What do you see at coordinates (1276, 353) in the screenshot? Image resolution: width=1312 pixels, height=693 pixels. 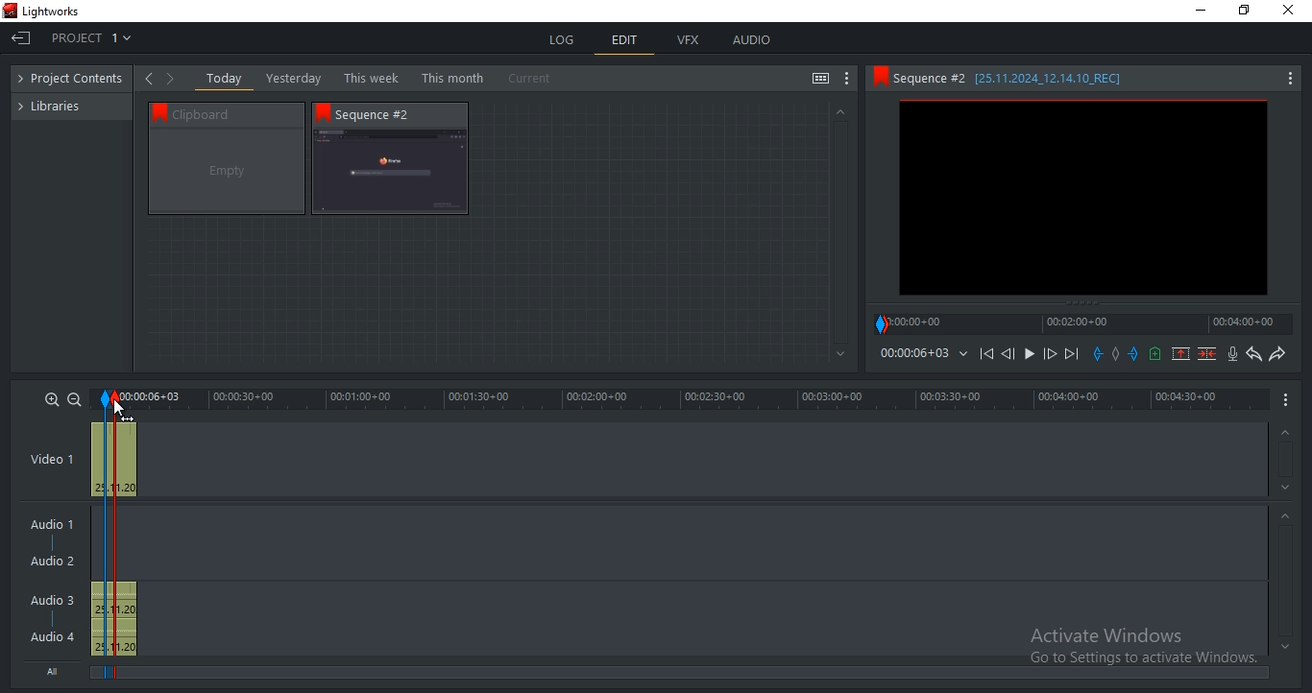 I see `redo` at bounding box center [1276, 353].